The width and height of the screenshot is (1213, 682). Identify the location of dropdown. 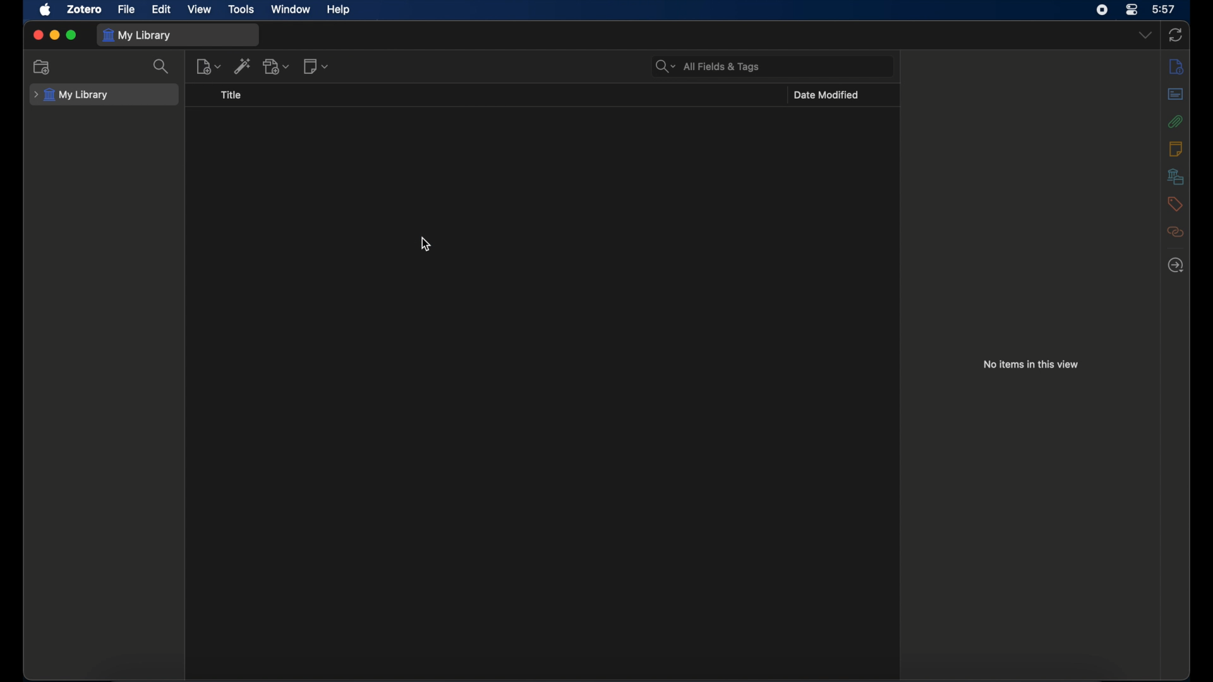
(1145, 35).